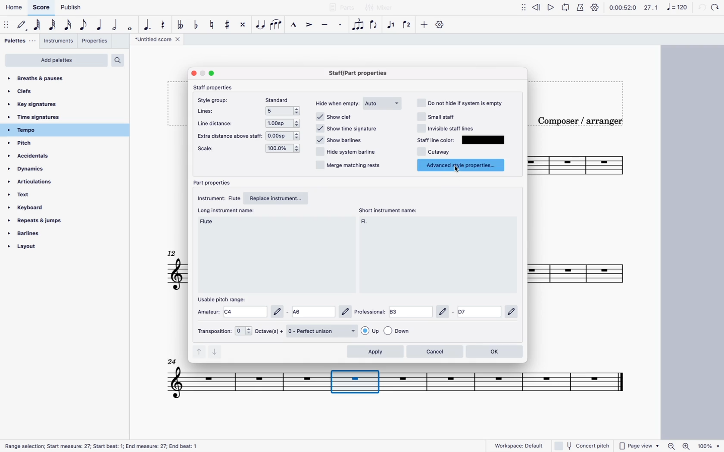 This screenshot has width=724, height=452. I want to click on publish, so click(70, 8).